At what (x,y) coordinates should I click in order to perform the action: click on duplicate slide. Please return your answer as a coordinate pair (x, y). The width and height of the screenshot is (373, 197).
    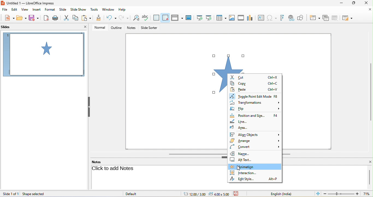
    Looking at the image, I should click on (335, 18).